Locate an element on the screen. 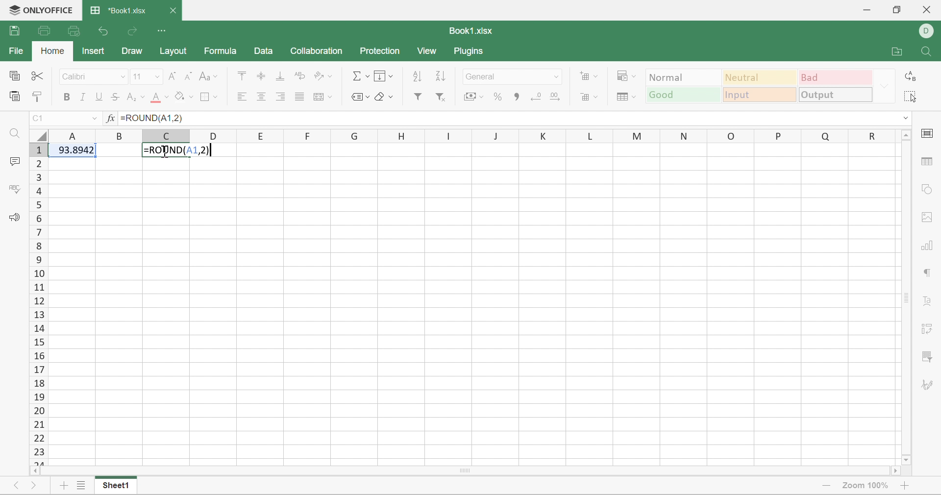 The width and height of the screenshot is (941, 495). Drop Down is located at coordinates (122, 76).